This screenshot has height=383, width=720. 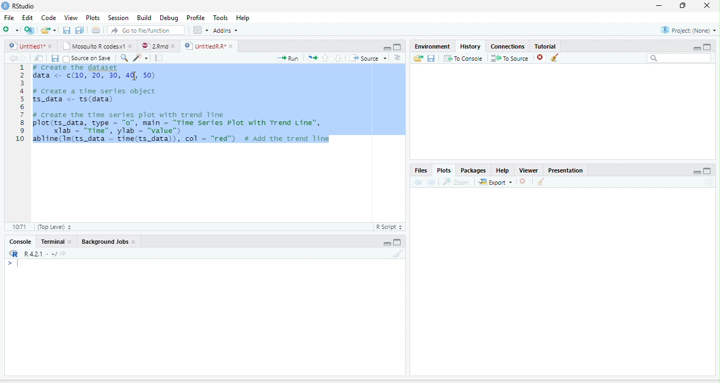 I want to click on Terminal, so click(x=51, y=242).